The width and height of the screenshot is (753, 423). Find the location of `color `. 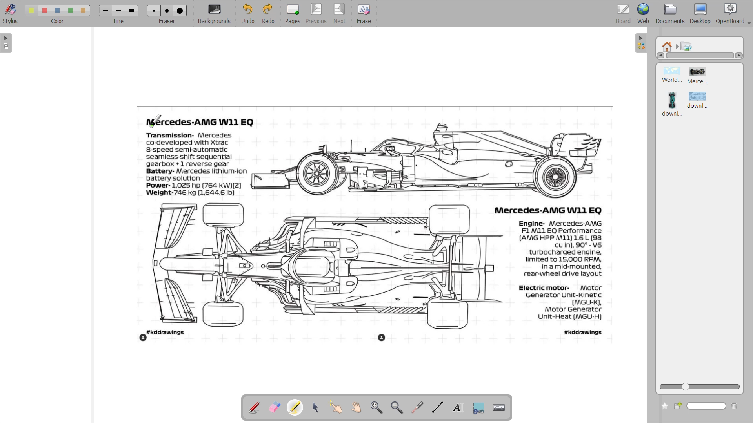

color  is located at coordinates (57, 22).